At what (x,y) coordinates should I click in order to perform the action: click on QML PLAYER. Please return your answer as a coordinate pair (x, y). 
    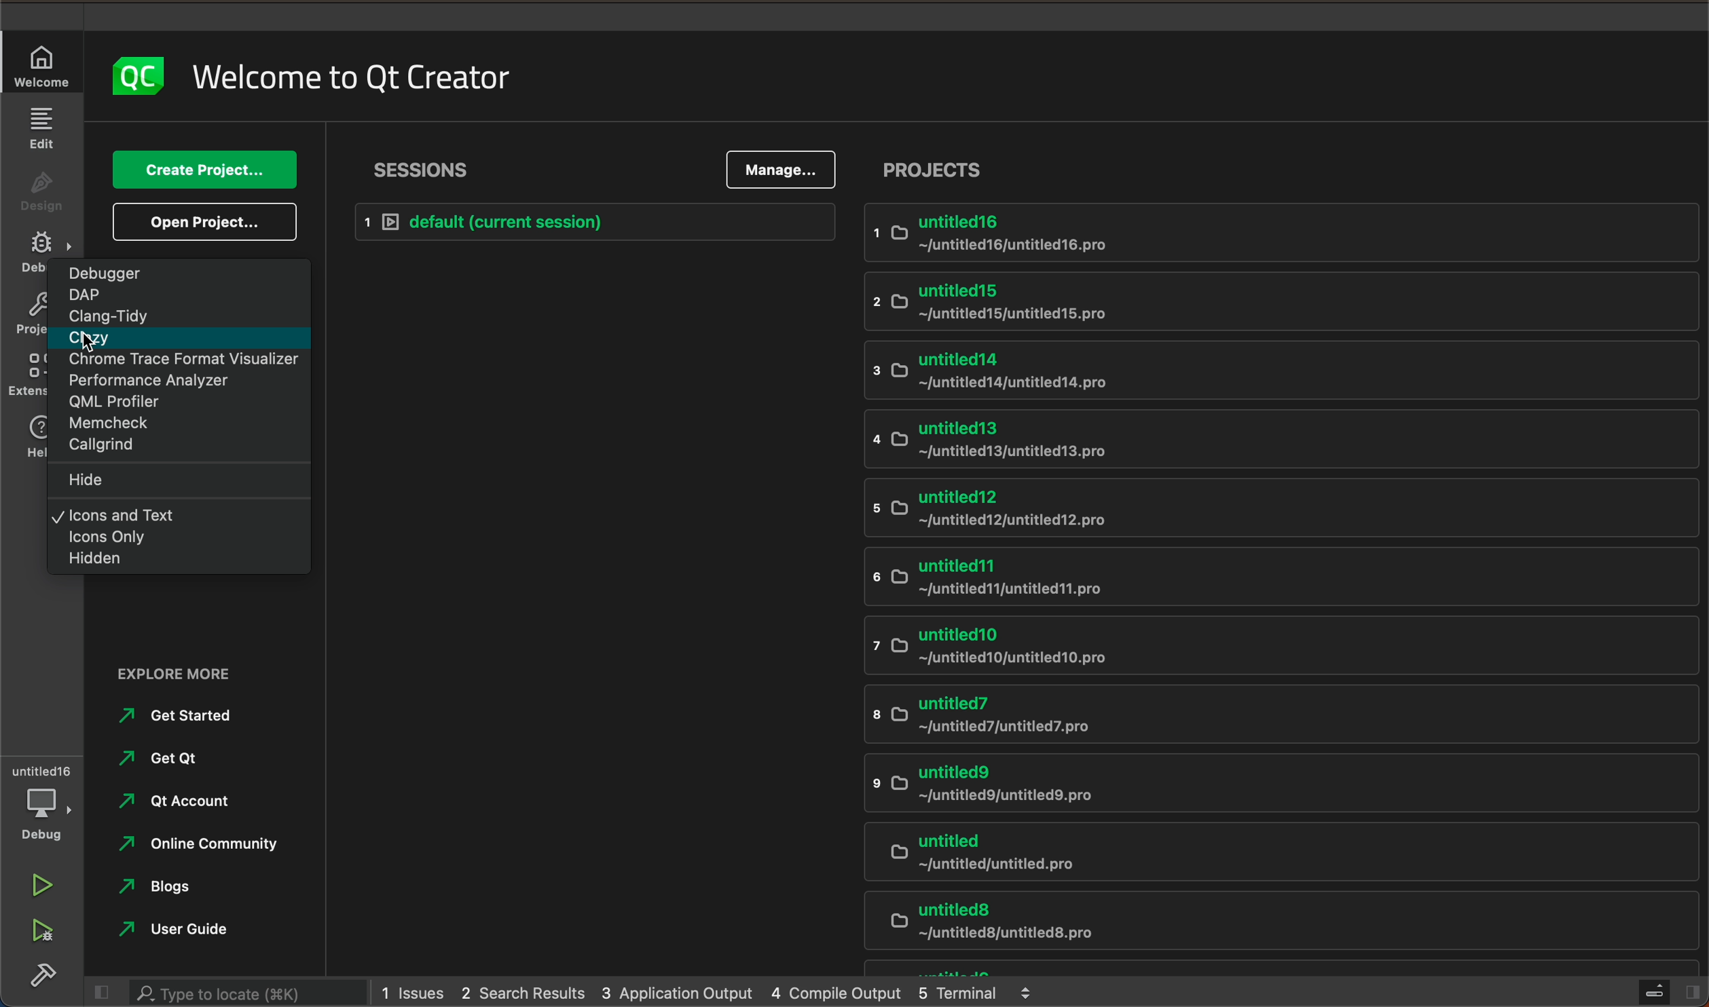
    Looking at the image, I should click on (181, 402).